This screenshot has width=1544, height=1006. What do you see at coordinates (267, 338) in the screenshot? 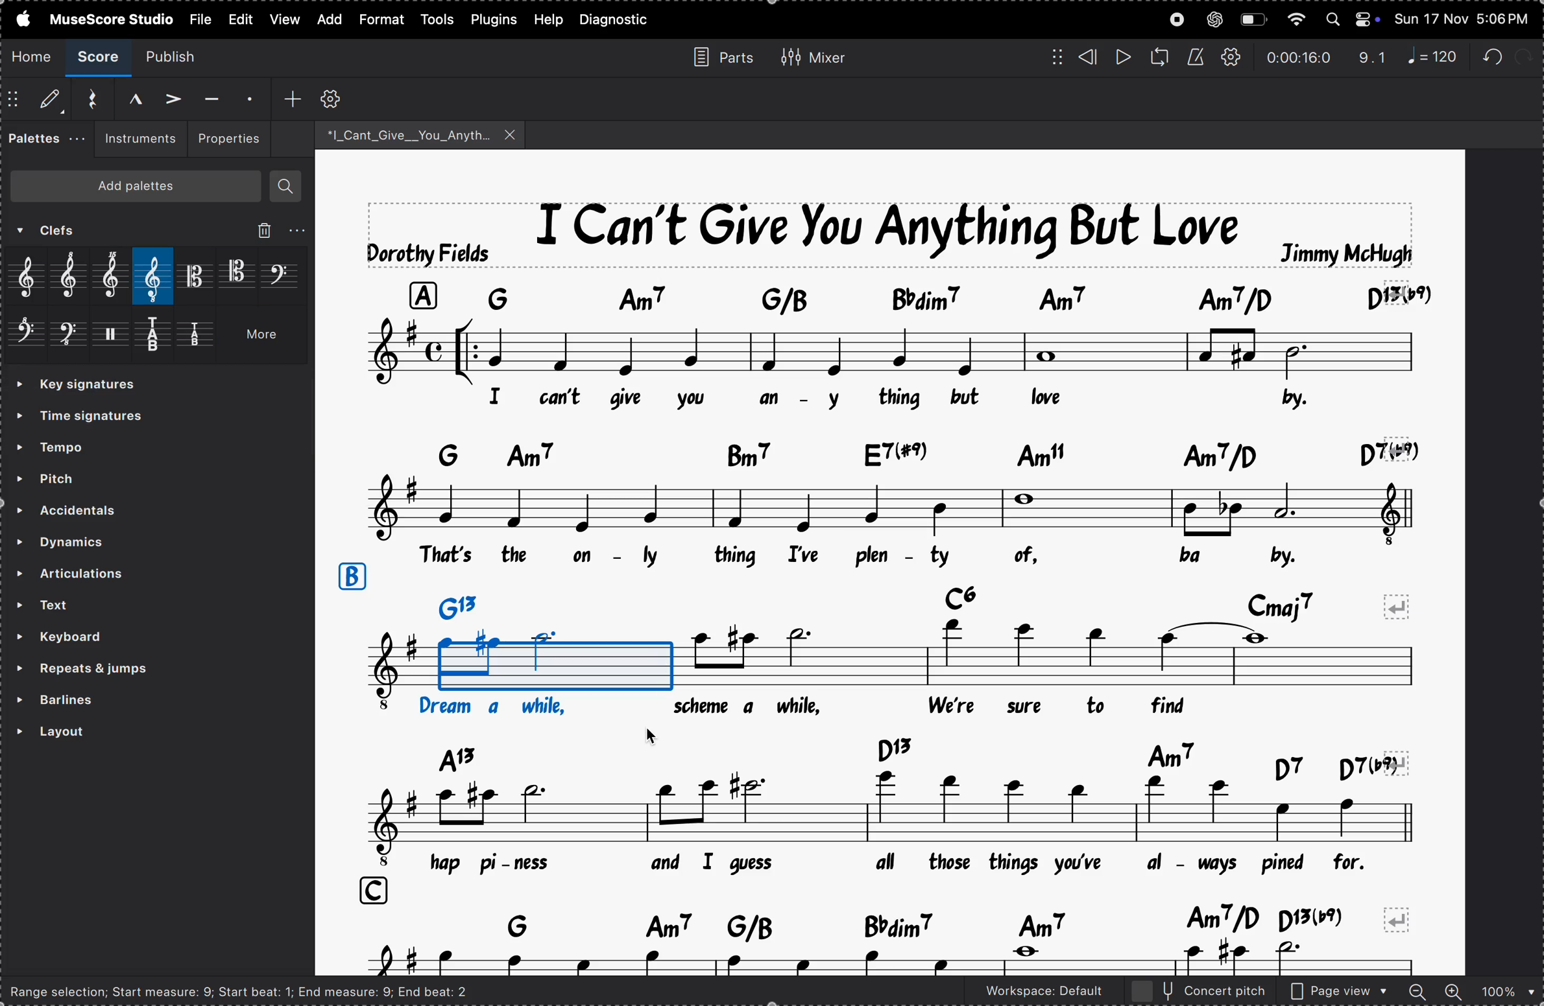
I see `More` at bounding box center [267, 338].